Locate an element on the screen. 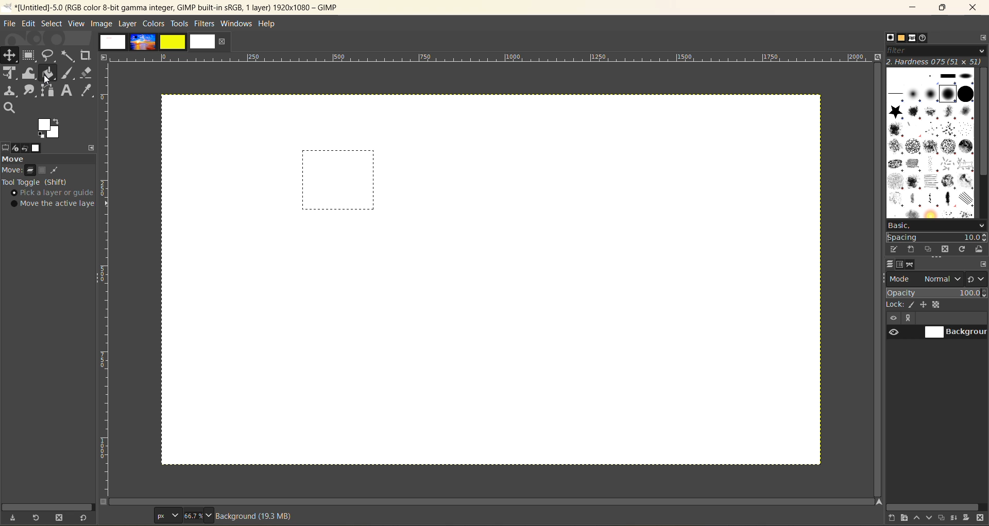 This screenshot has height=526, width=989. spacing is located at coordinates (936, 236).